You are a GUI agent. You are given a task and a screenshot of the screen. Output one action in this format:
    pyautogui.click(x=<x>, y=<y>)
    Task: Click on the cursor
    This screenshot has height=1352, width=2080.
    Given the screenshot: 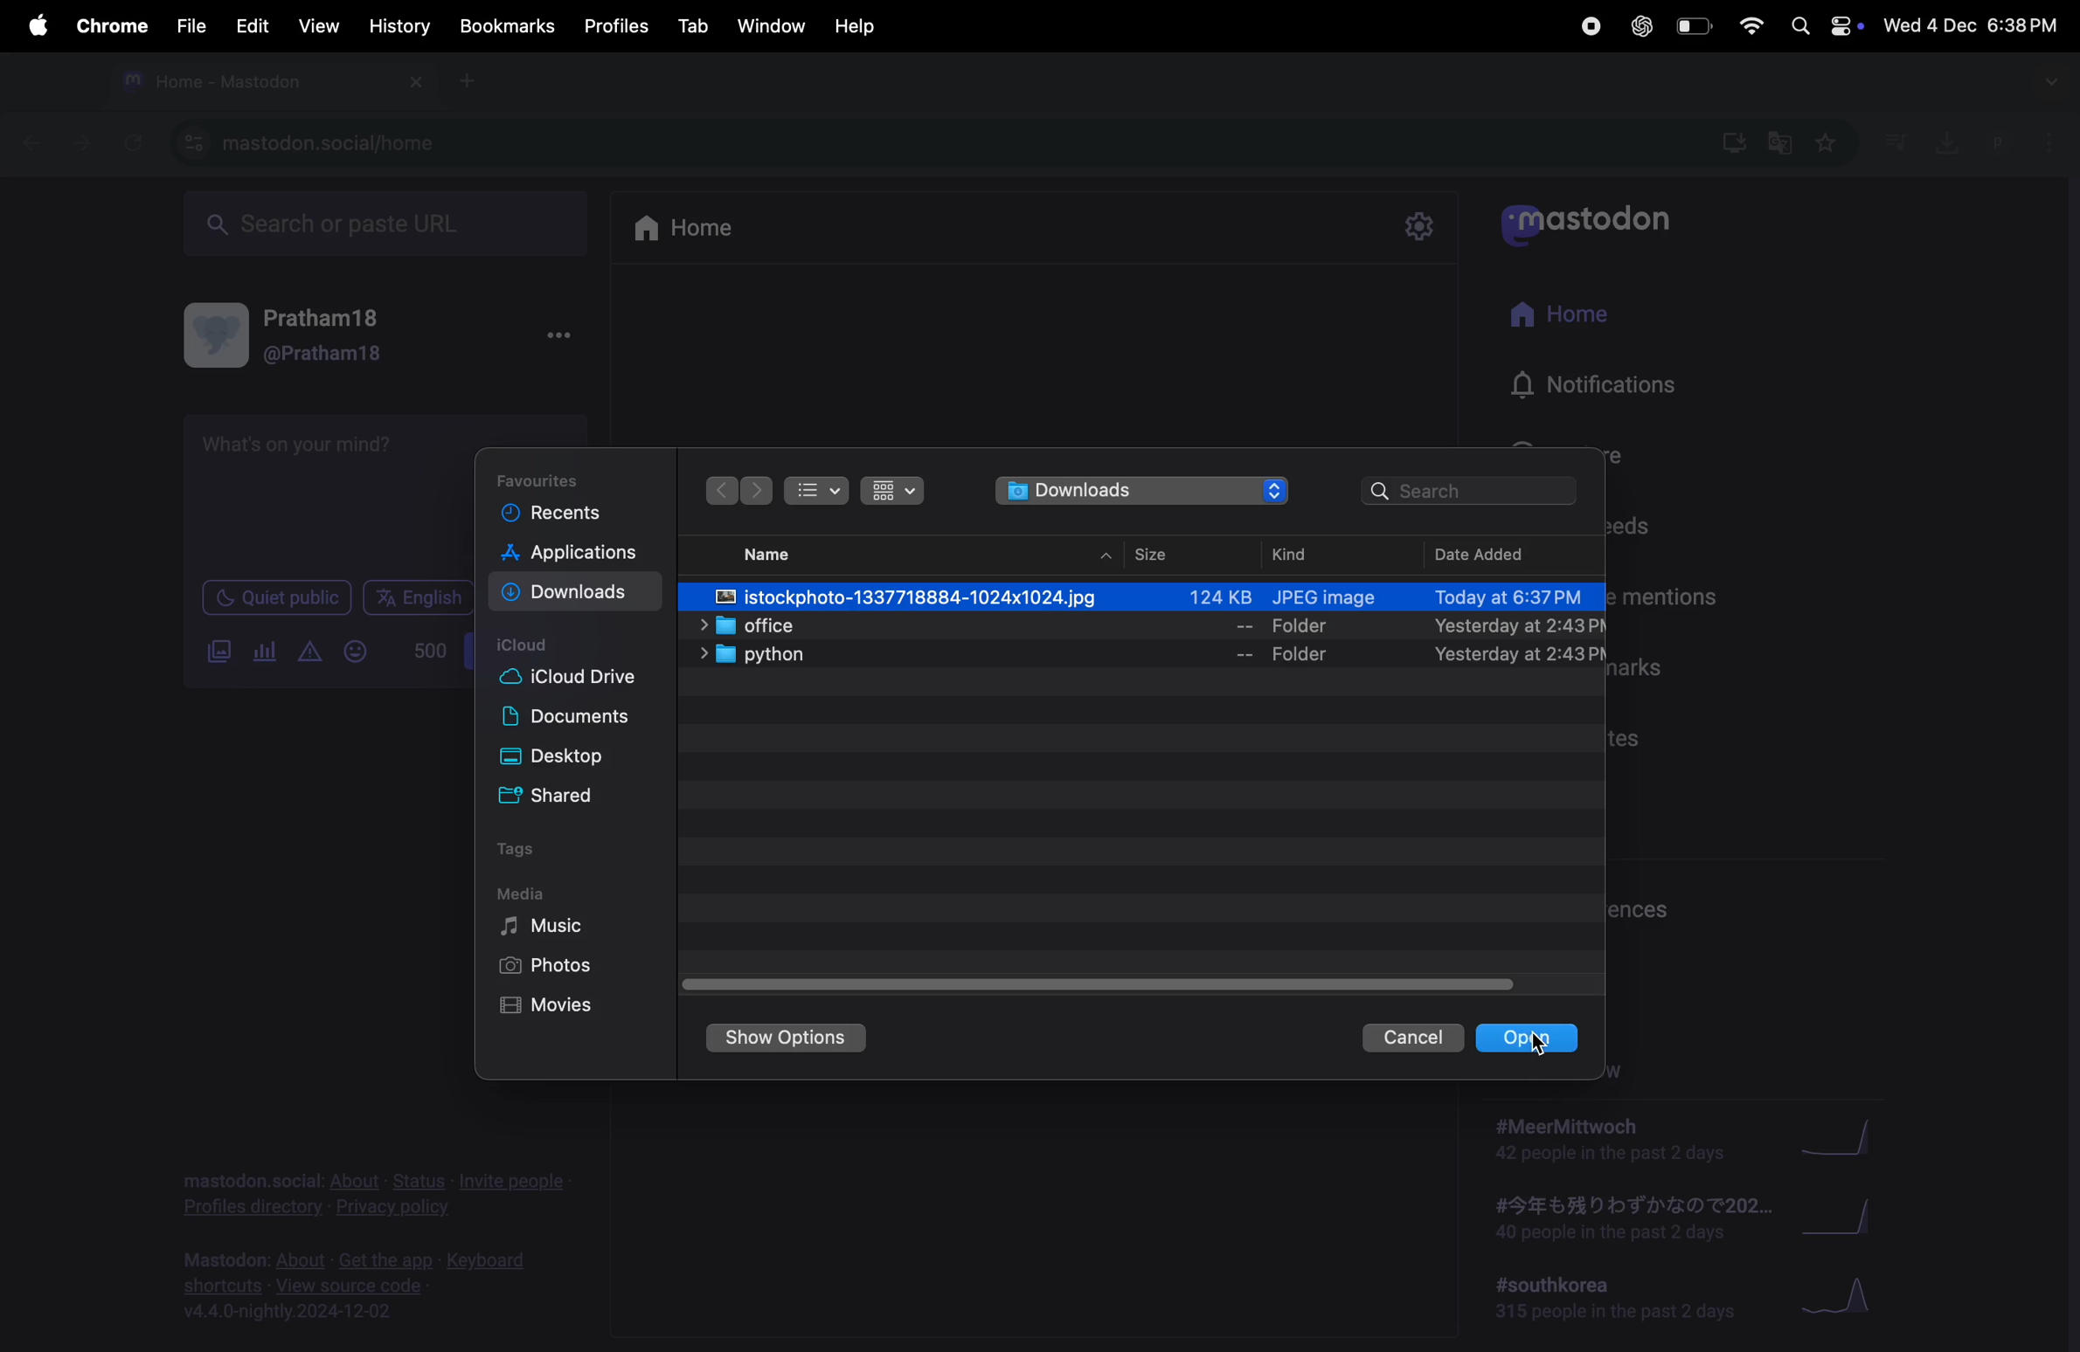 What is the action you would take?
    pyautogui.click(x=1541, y=1045)
    